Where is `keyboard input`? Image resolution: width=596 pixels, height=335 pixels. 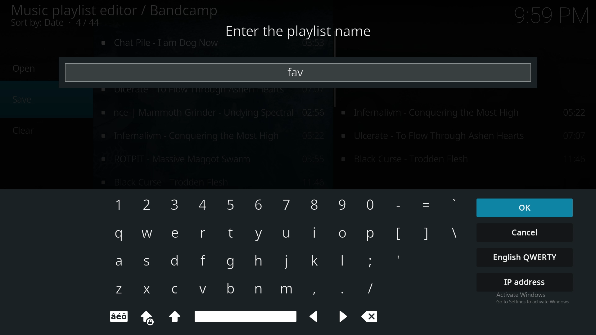
keyboard input is located at coordinates (175, 206).